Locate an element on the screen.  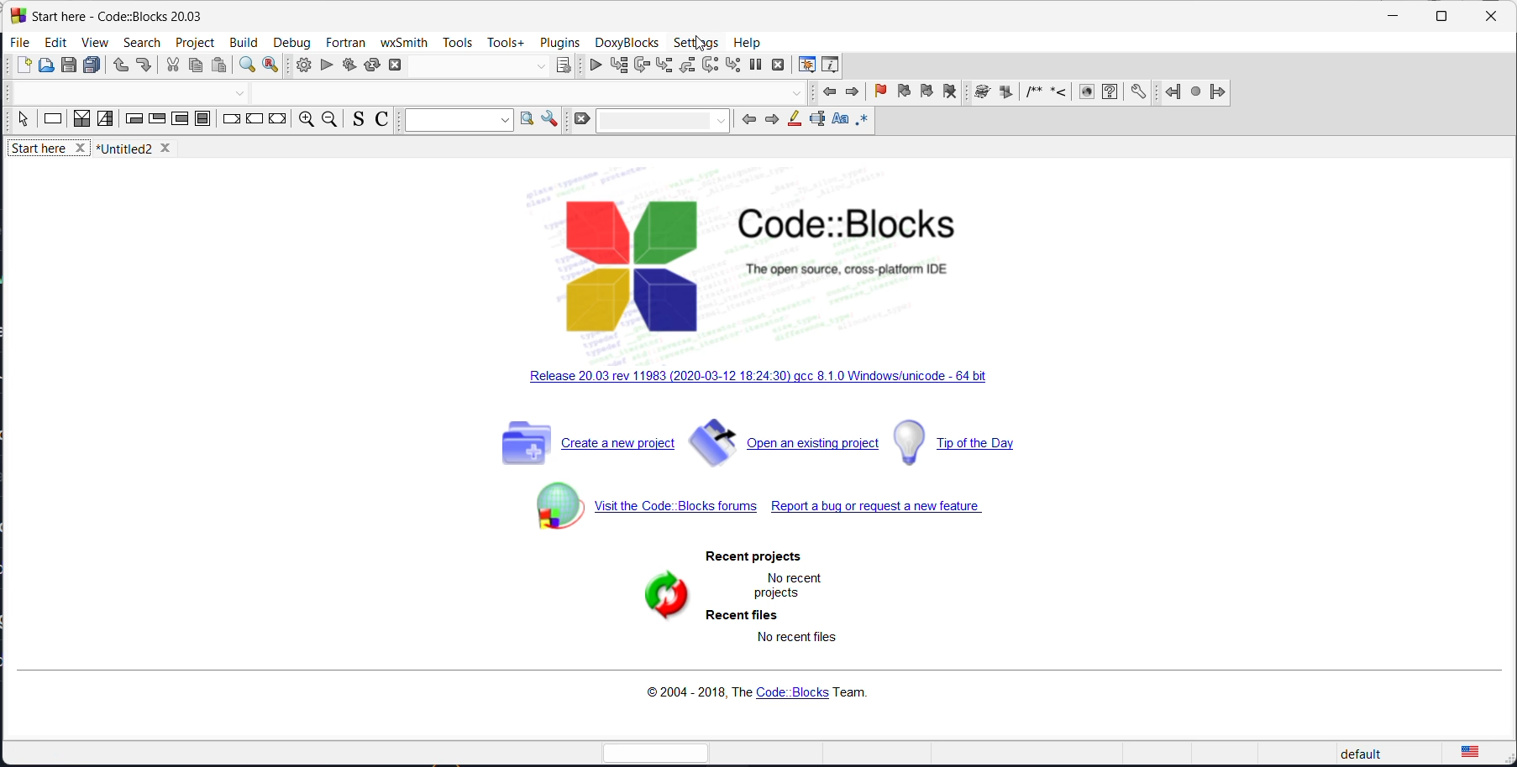
maximize is located at coordinates (1440, 17).